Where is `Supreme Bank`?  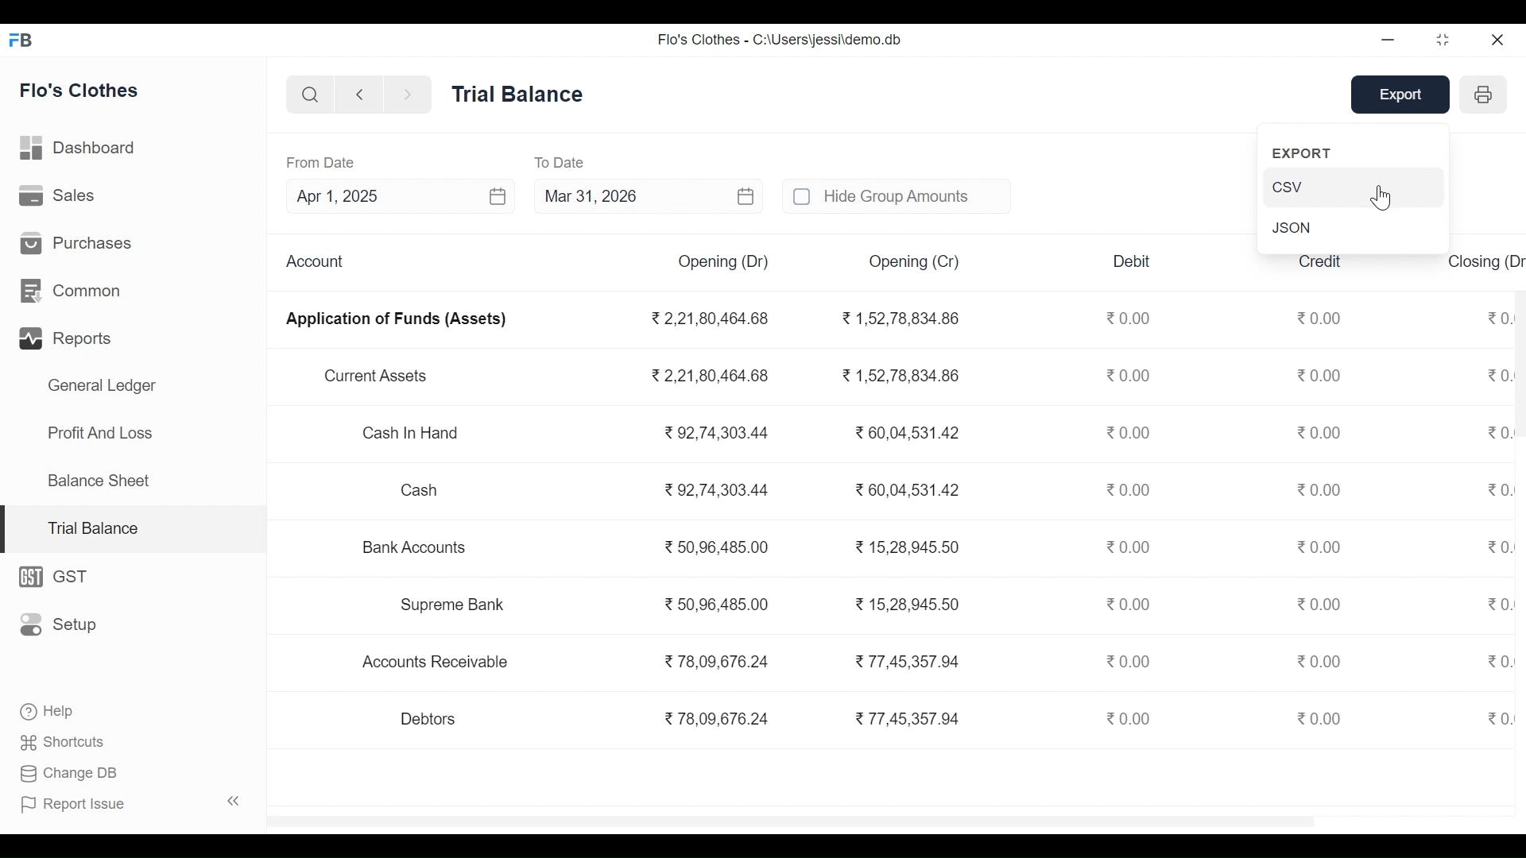
Supreme Bank is located at coordinates (459, 605).